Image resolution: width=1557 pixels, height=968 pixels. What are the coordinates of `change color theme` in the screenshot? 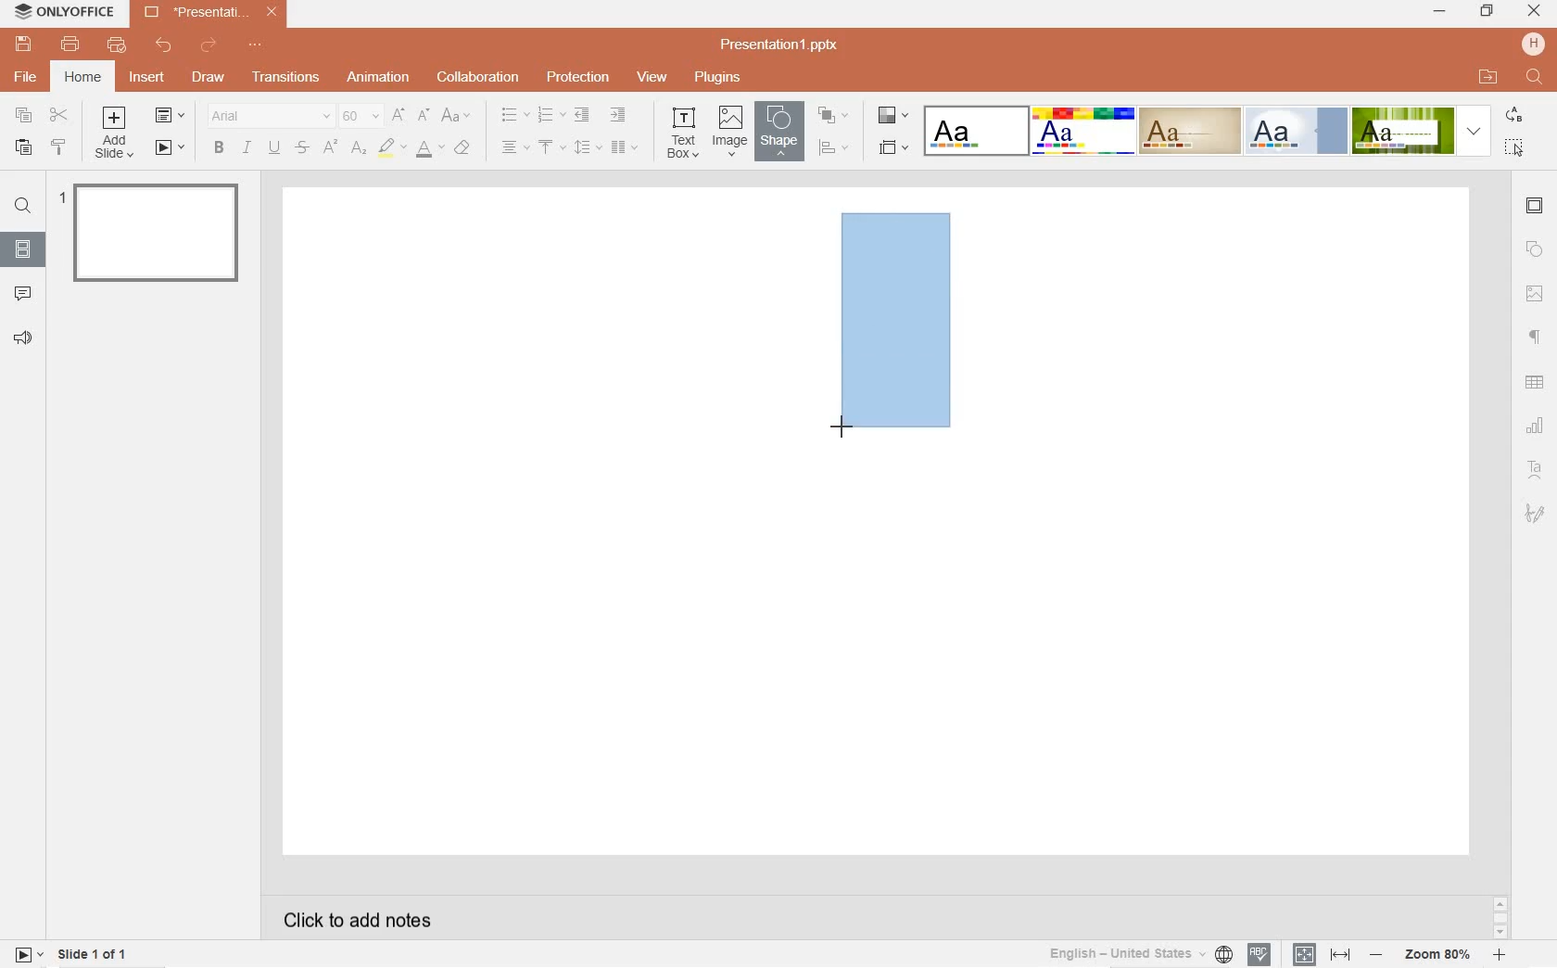 It's located at (891, 119).